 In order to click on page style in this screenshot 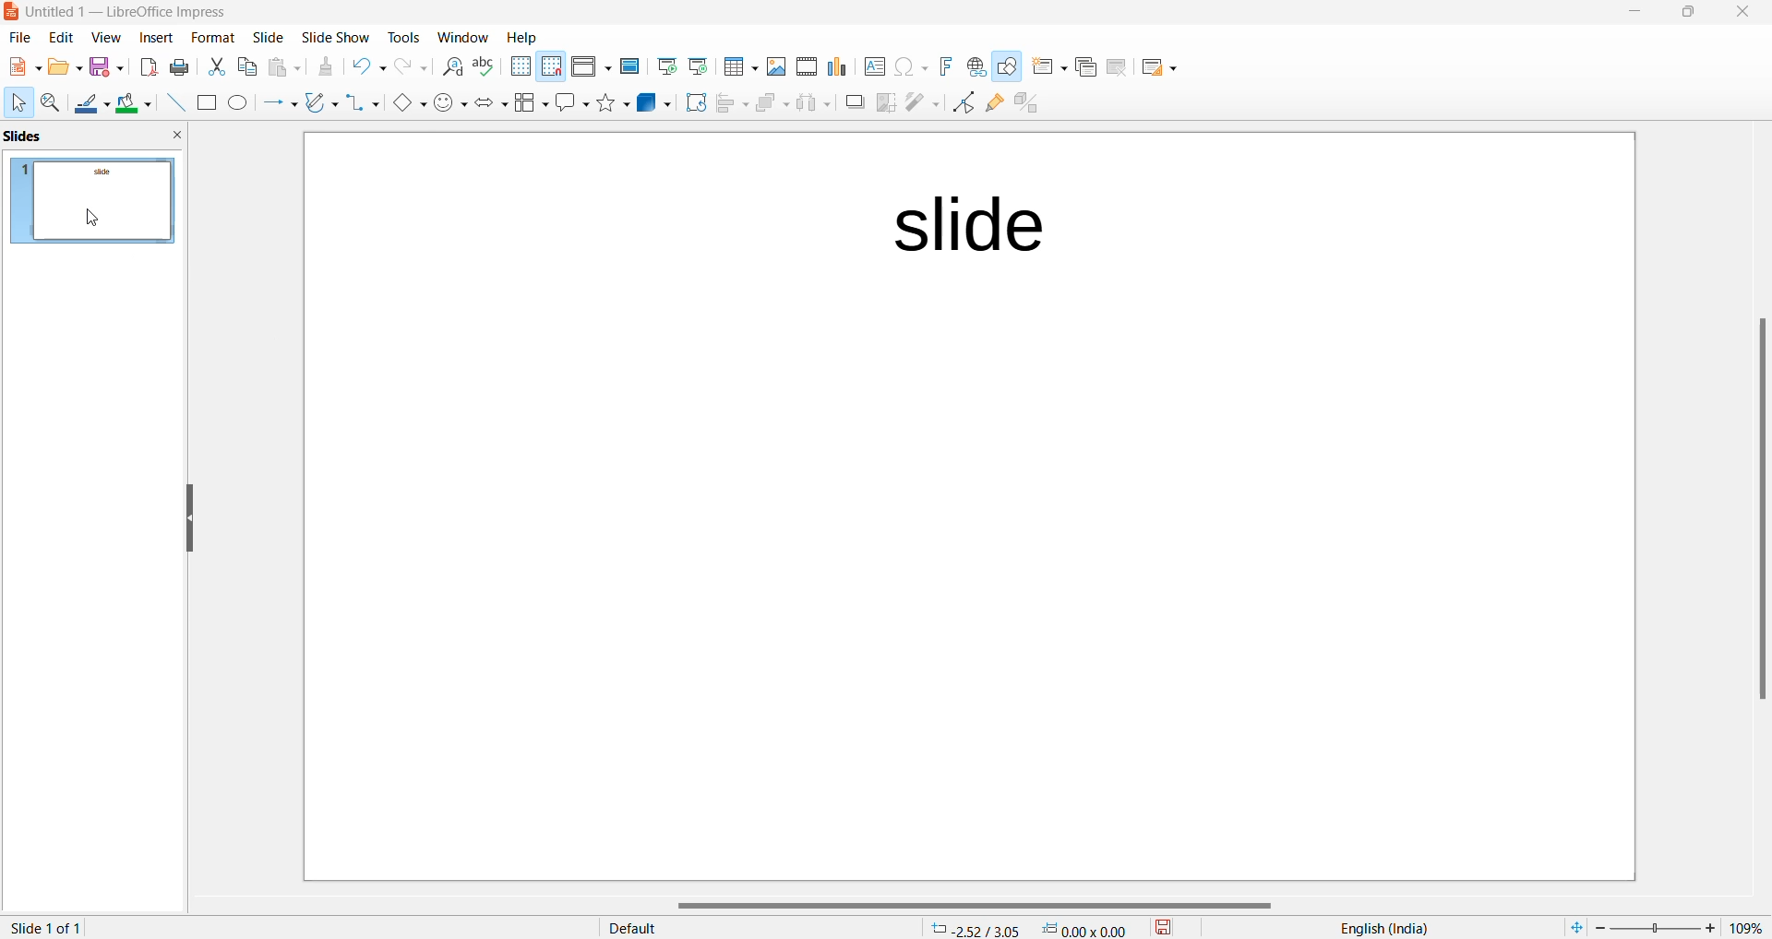, I will do `click(750, 927)`.